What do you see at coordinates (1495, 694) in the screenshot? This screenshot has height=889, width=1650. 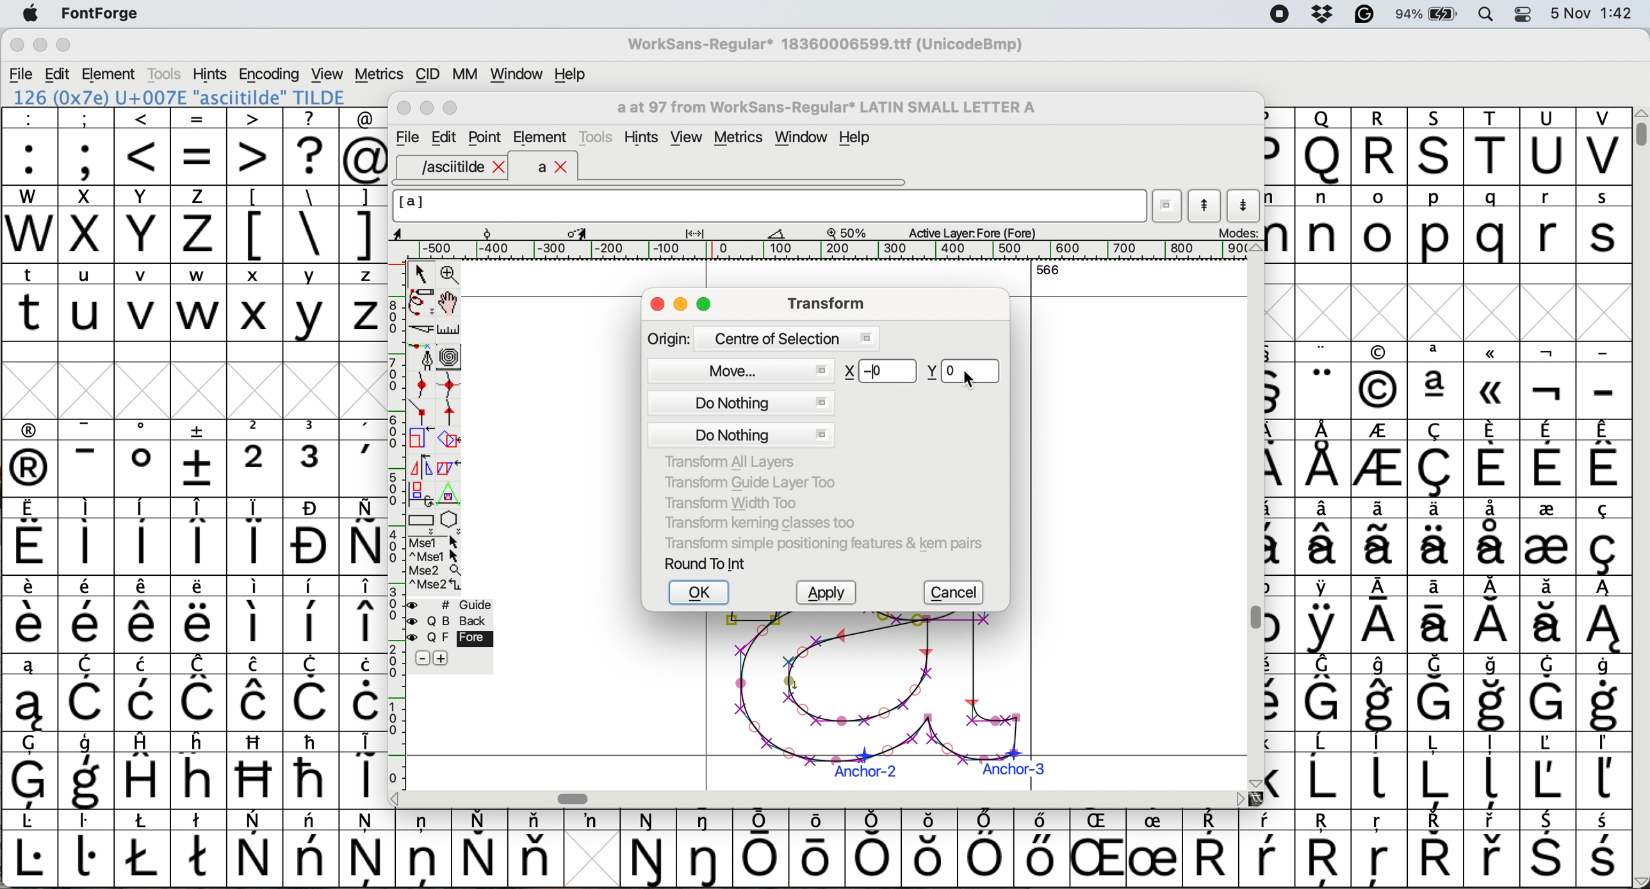 I see `symbol` at bounding box center [1495, 694].